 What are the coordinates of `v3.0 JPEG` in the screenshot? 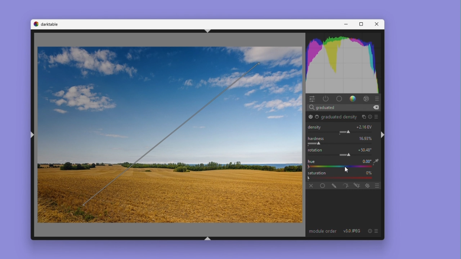 It's located at (353, 231).